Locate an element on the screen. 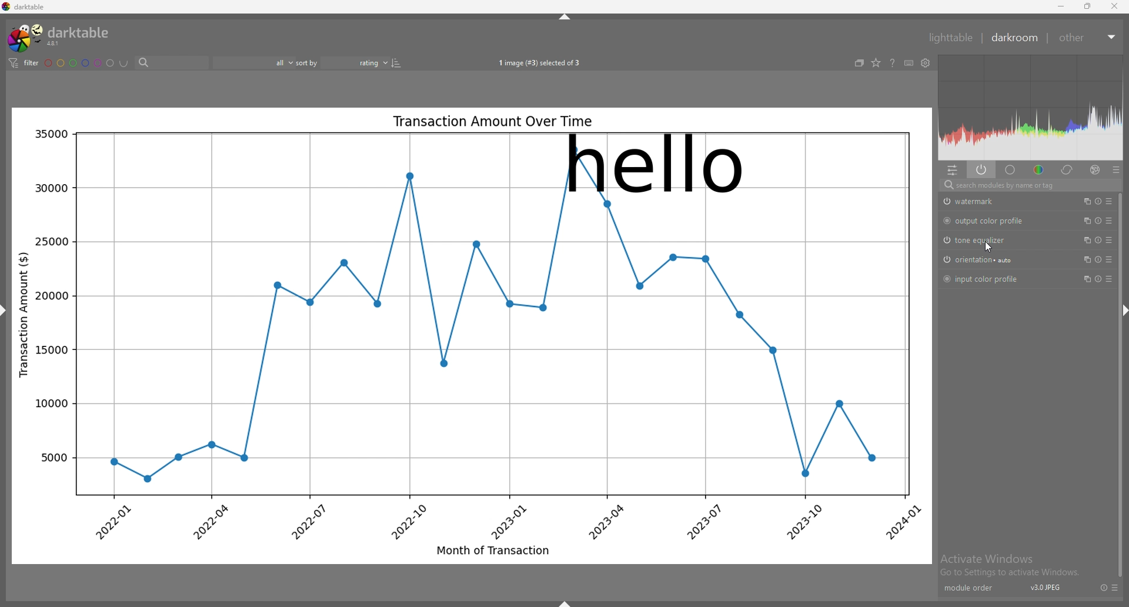 The height and width of the screenshot is (607, 1129). heat map is located at coordinates (1031, 107).